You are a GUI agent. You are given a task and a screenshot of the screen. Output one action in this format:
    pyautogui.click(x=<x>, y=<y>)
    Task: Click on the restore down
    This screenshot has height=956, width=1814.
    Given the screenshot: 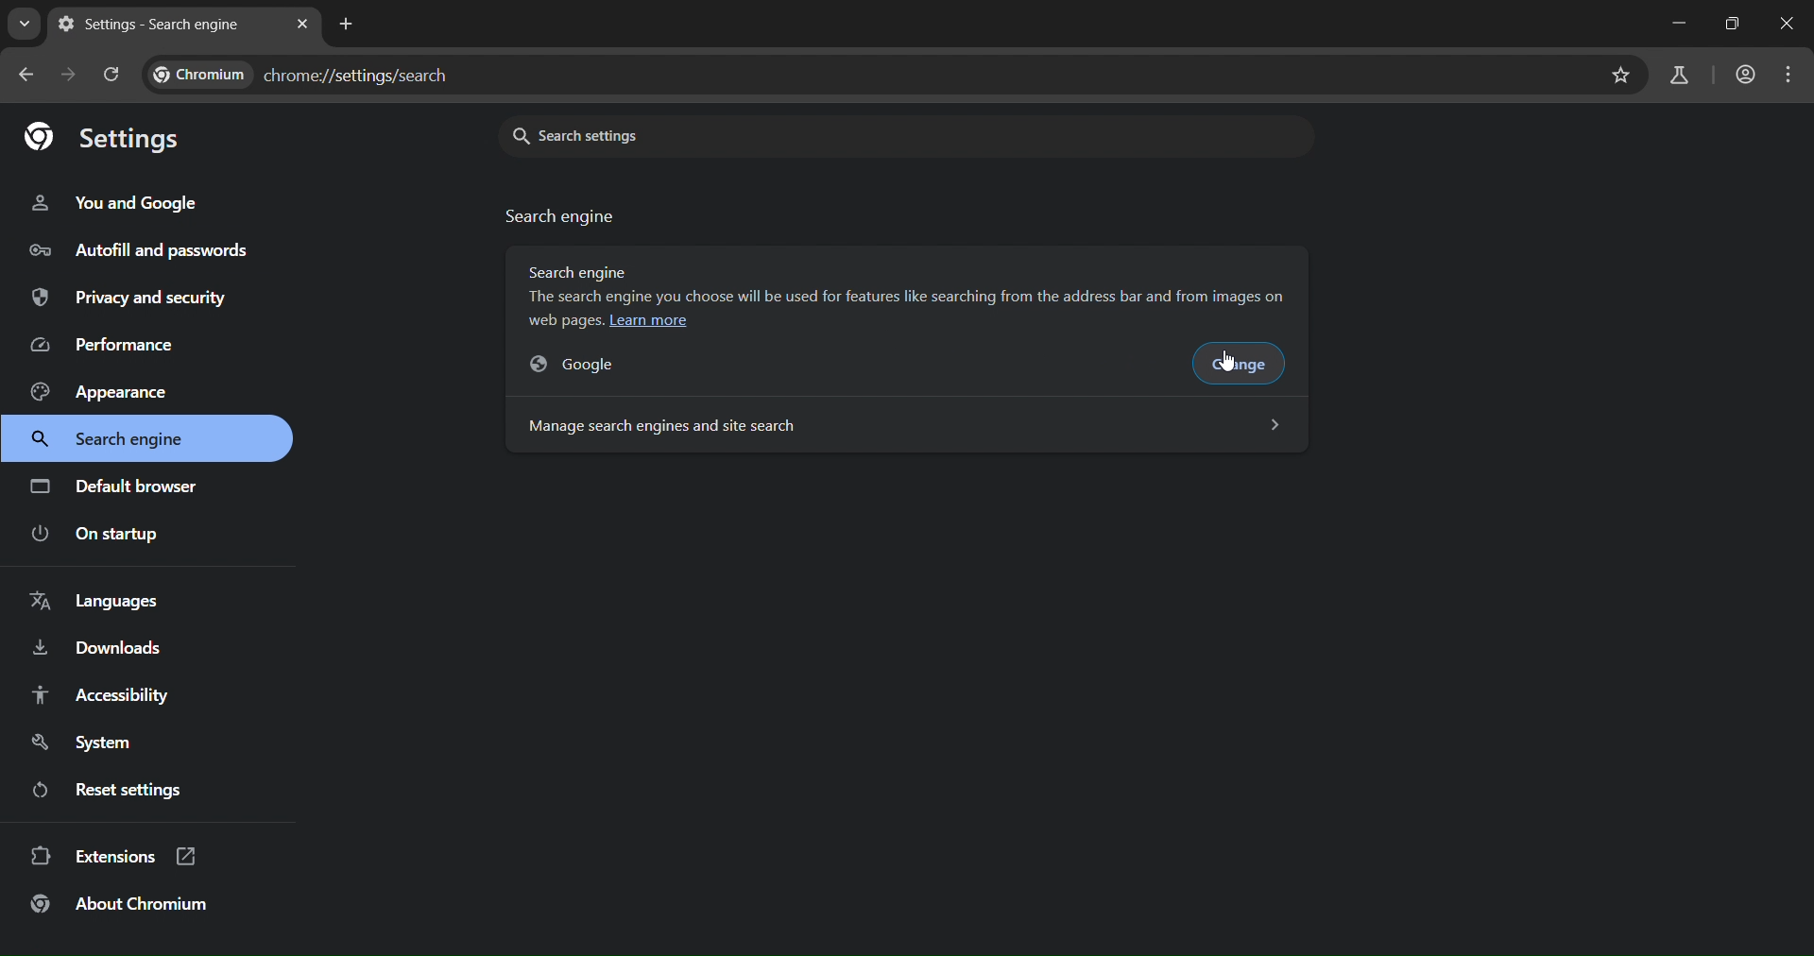 What is the action you would take?
    pyautogui.click(x=1733, y=26)
    